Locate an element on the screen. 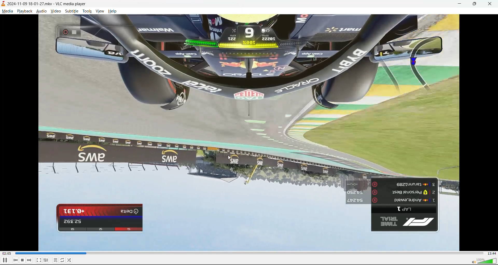  view is located at coordinates (99, 11).